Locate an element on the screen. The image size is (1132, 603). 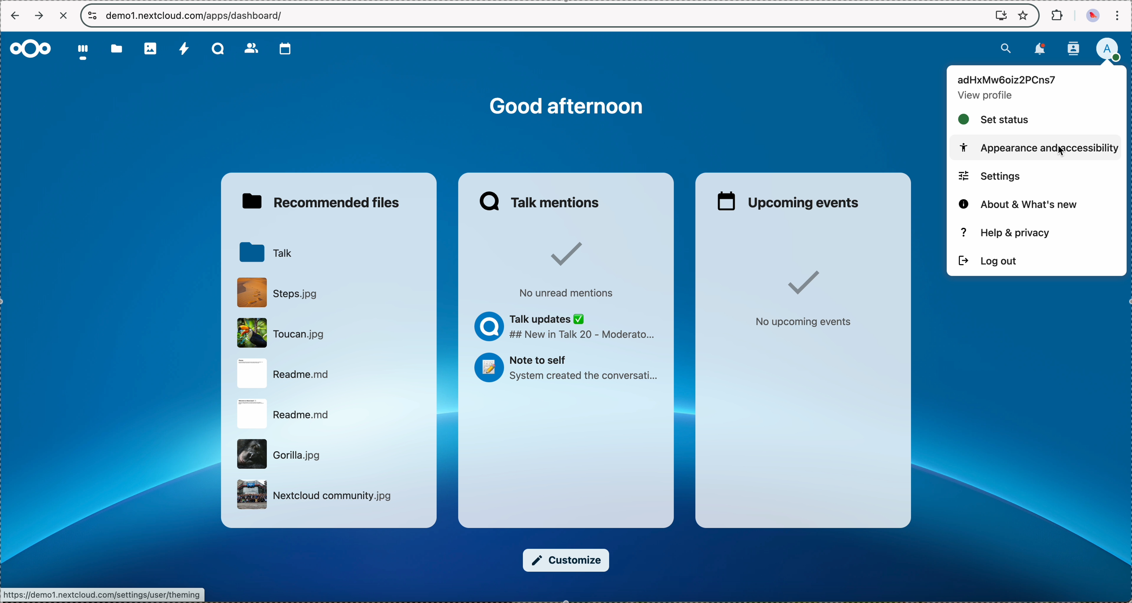
log out is located at coordinates (989, 259).